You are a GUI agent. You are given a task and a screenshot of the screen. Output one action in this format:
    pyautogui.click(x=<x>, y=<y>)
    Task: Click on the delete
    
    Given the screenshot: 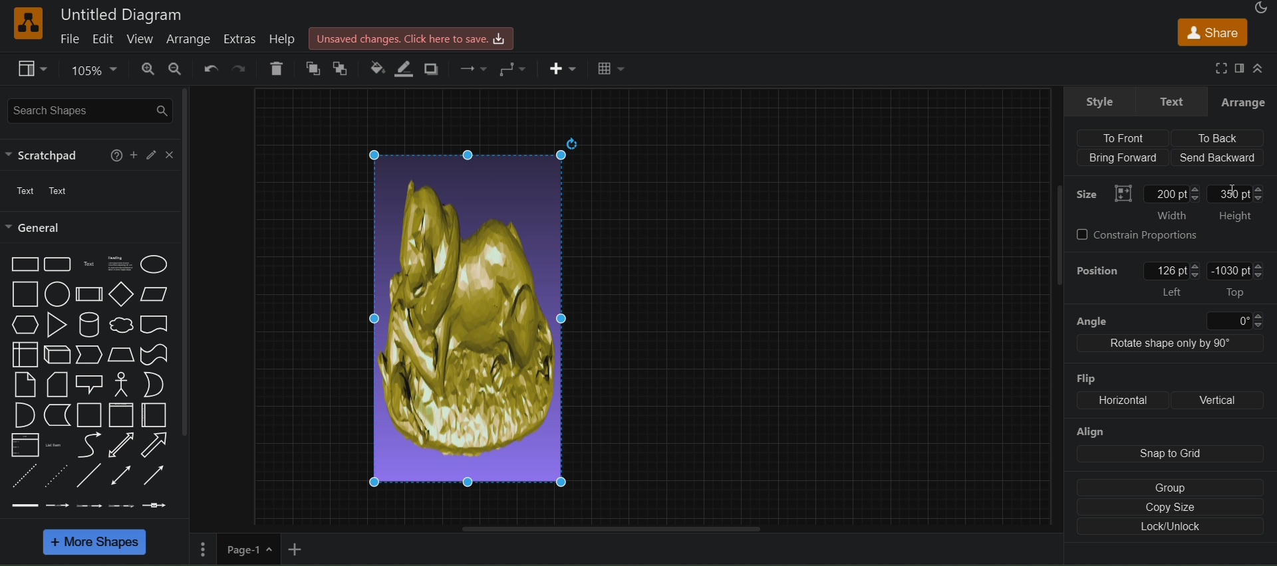 What is the action you would take?
    pyautogui.click(x=277, y=68)
    